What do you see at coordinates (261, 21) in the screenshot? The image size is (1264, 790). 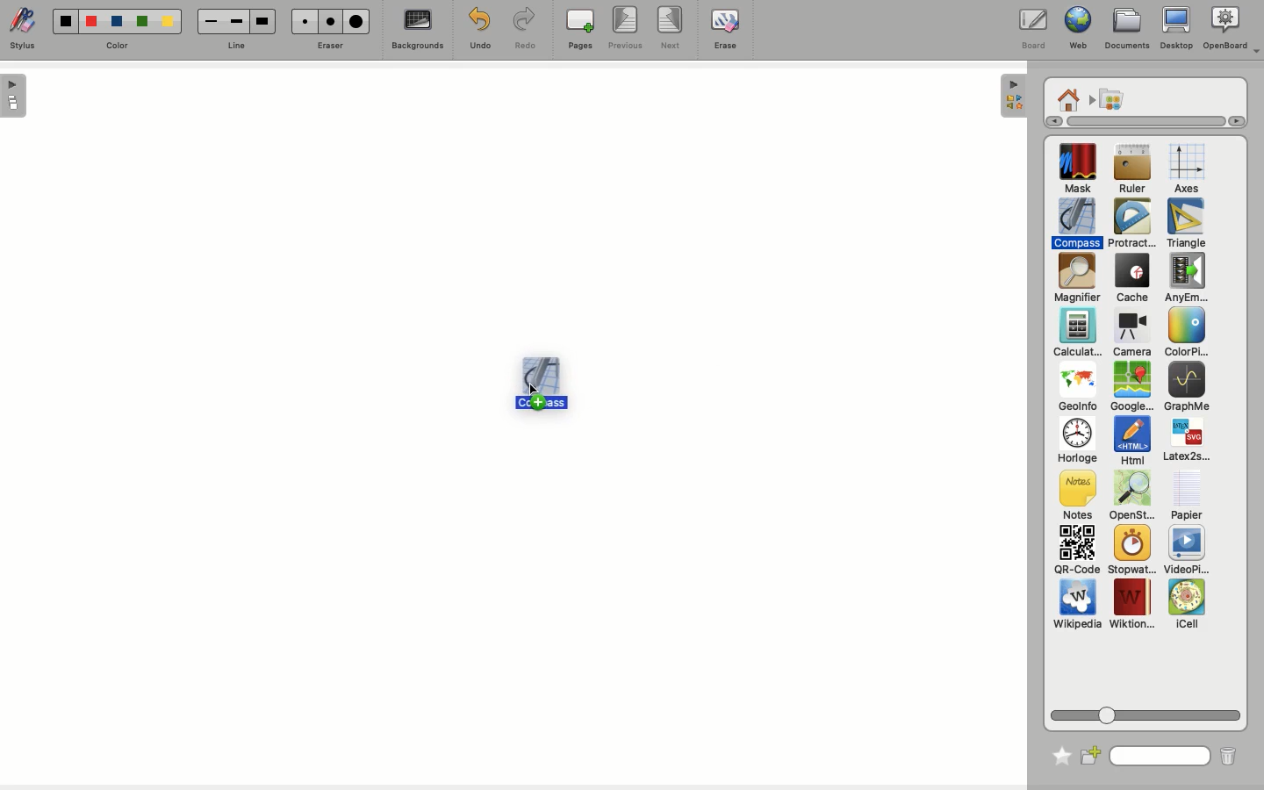 I see `Line3` at bounding box center [261, 21].